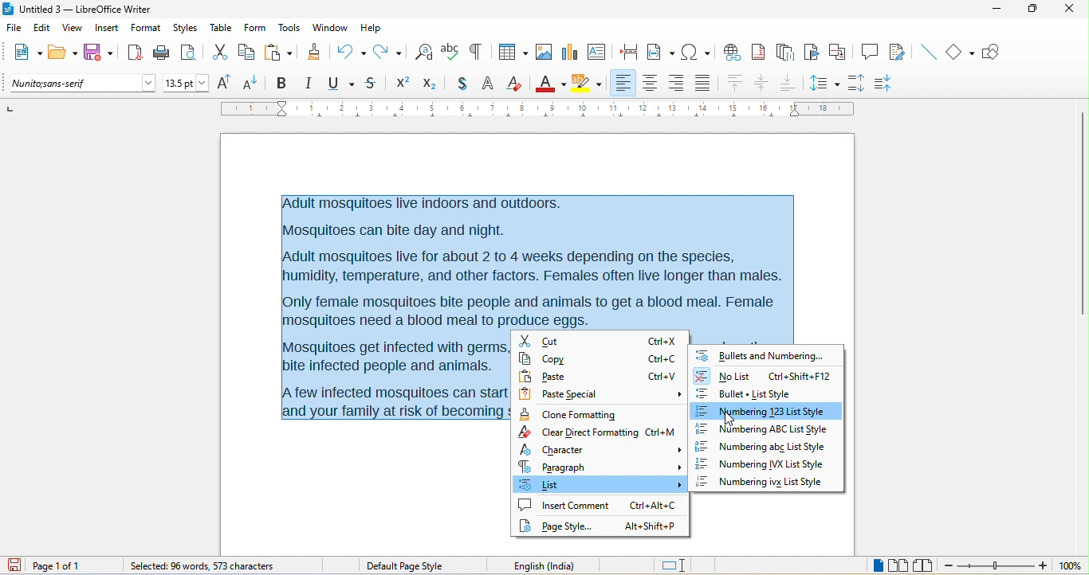 Image resolution: width=1089 pixels, height=575 pixels. What do you see at coordinates (457, 84) in the screenshot?
I see `shadow` at bounding box center [457, 84].